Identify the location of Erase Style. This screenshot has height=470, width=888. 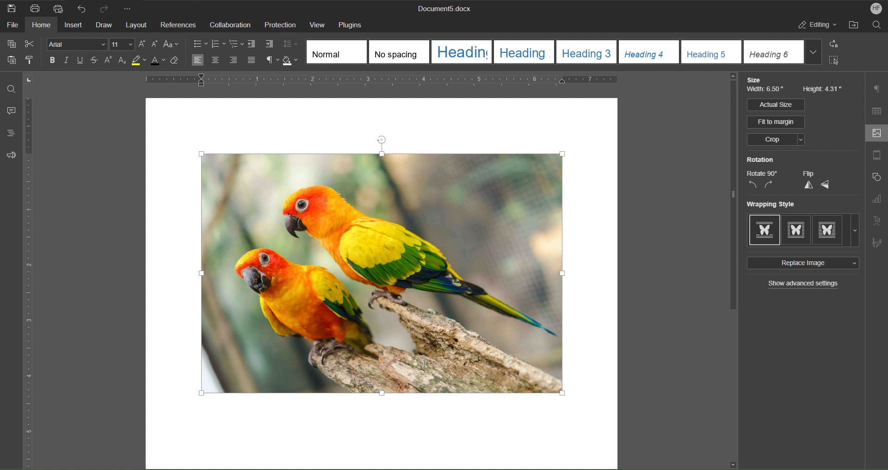
(179, 63).